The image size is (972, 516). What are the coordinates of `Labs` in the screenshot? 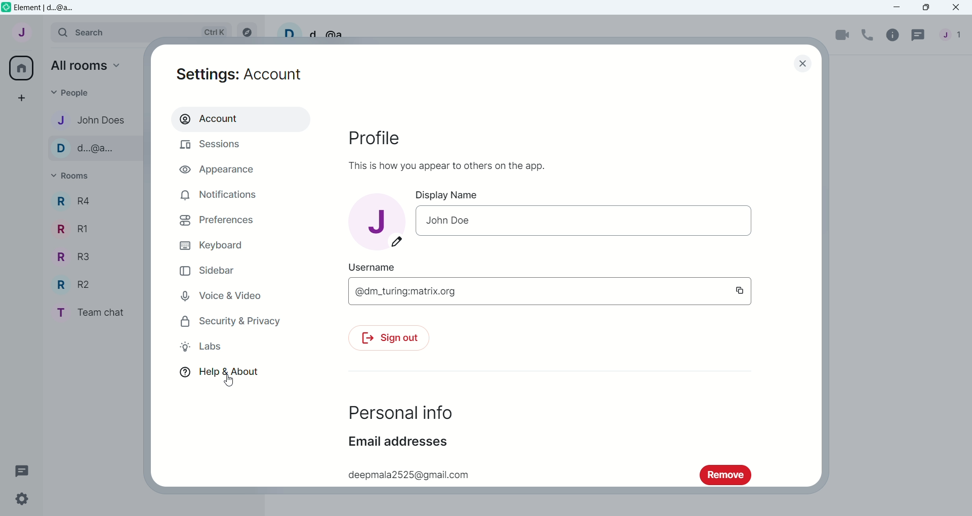 It's located at (206, 348).